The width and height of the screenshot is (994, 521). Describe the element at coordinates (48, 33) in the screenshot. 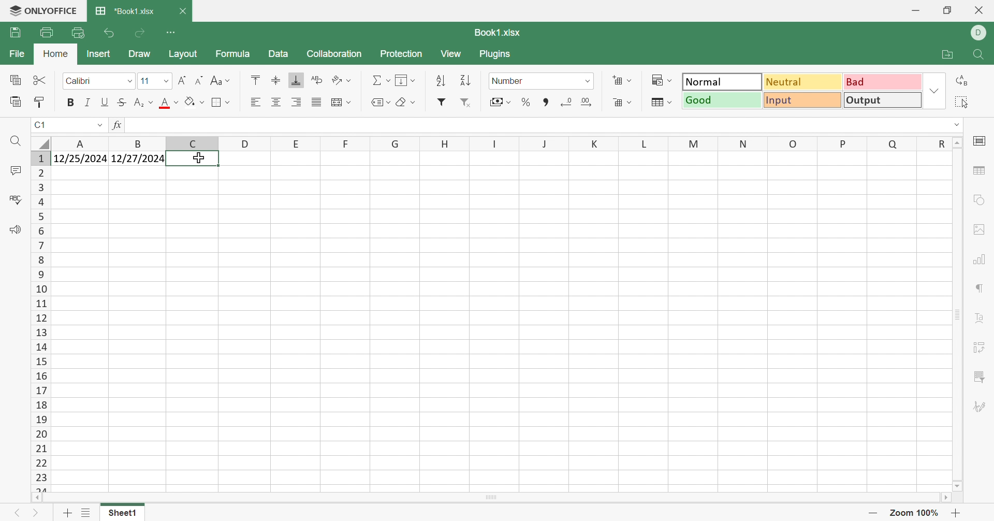

I see `Print` at that location.